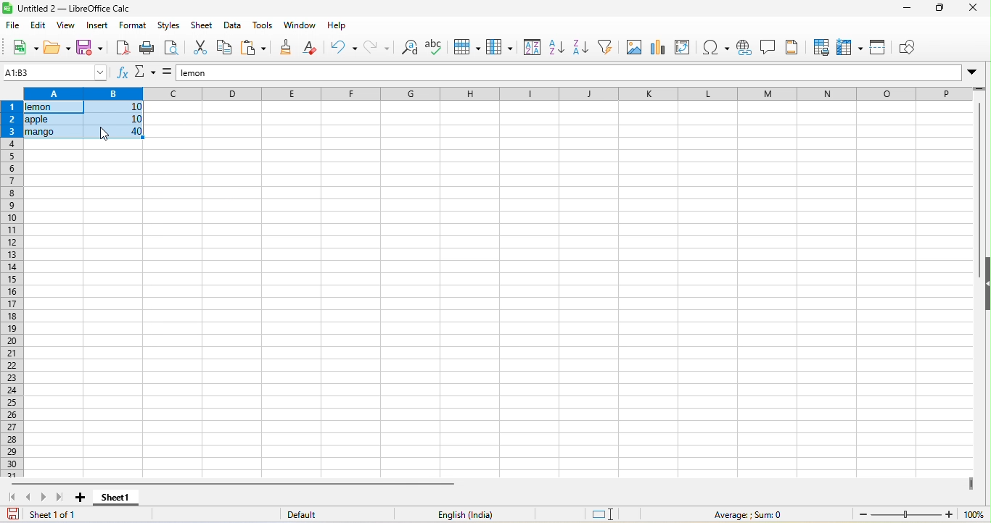 Image resolution: width=991 pixels, height=523 pixels. What do you see at coordinates (264, 25) in the screenshot?
I see `tools` at bounding box center [264, 25].